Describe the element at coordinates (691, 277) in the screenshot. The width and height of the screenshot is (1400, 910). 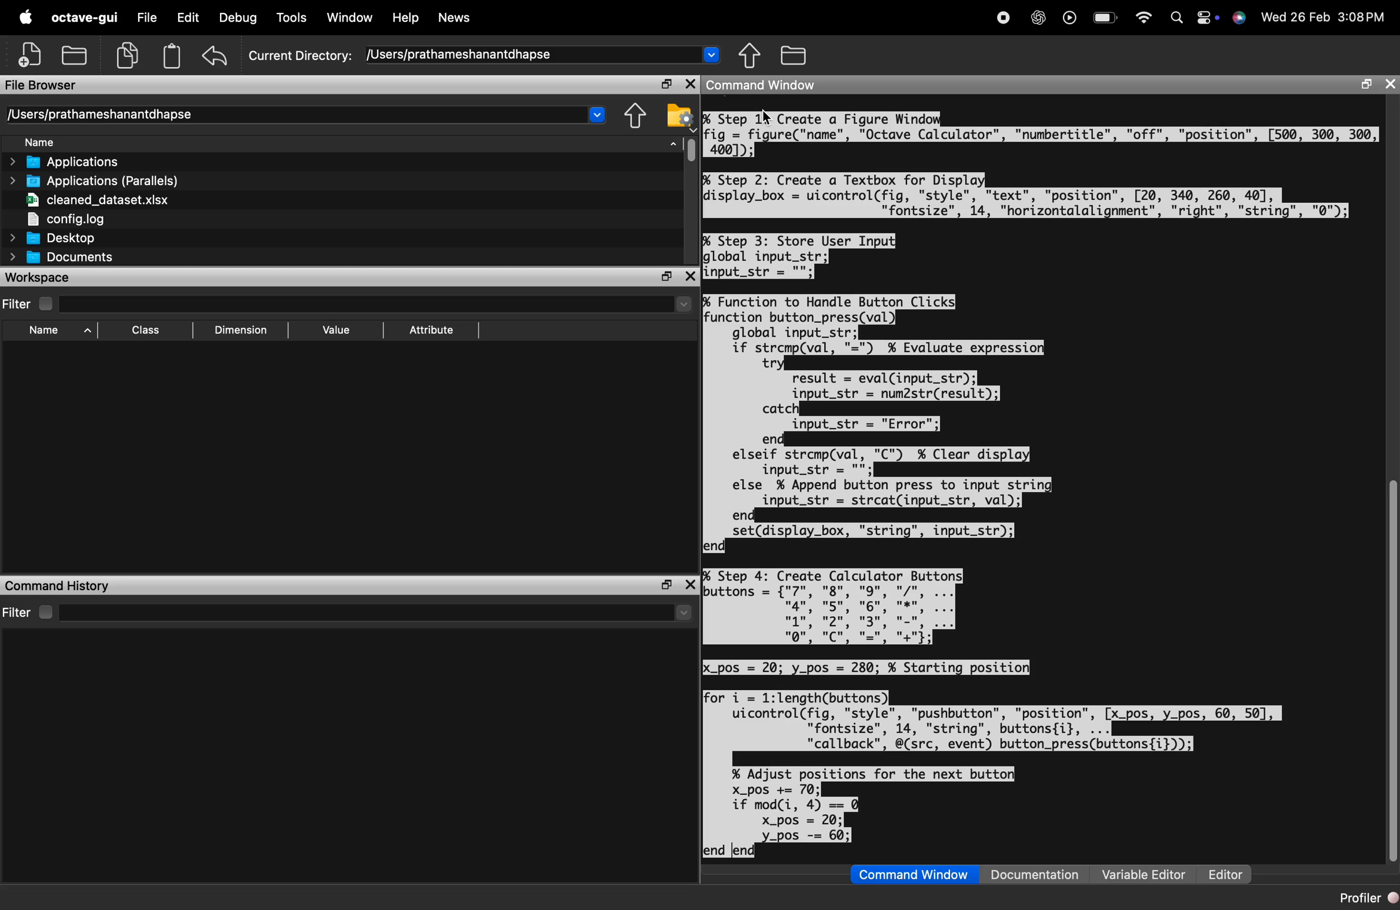
I see `close` at that location.